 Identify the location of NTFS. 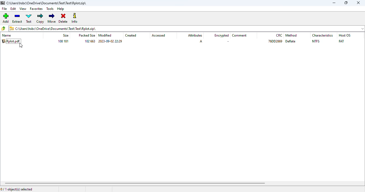
(316, 41).